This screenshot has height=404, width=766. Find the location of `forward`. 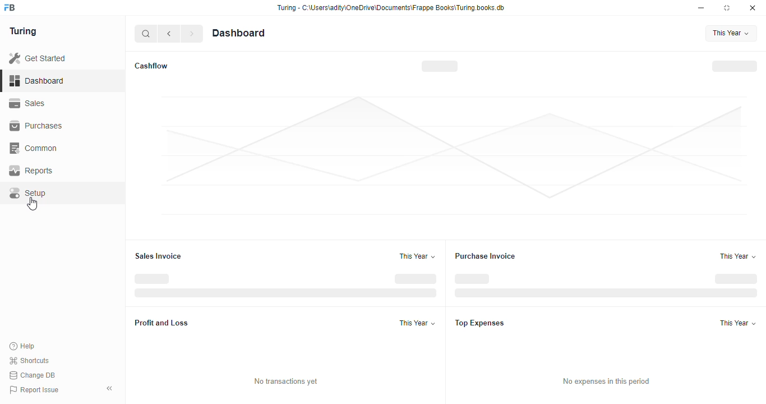

forward is located at coordinates (192, 33).